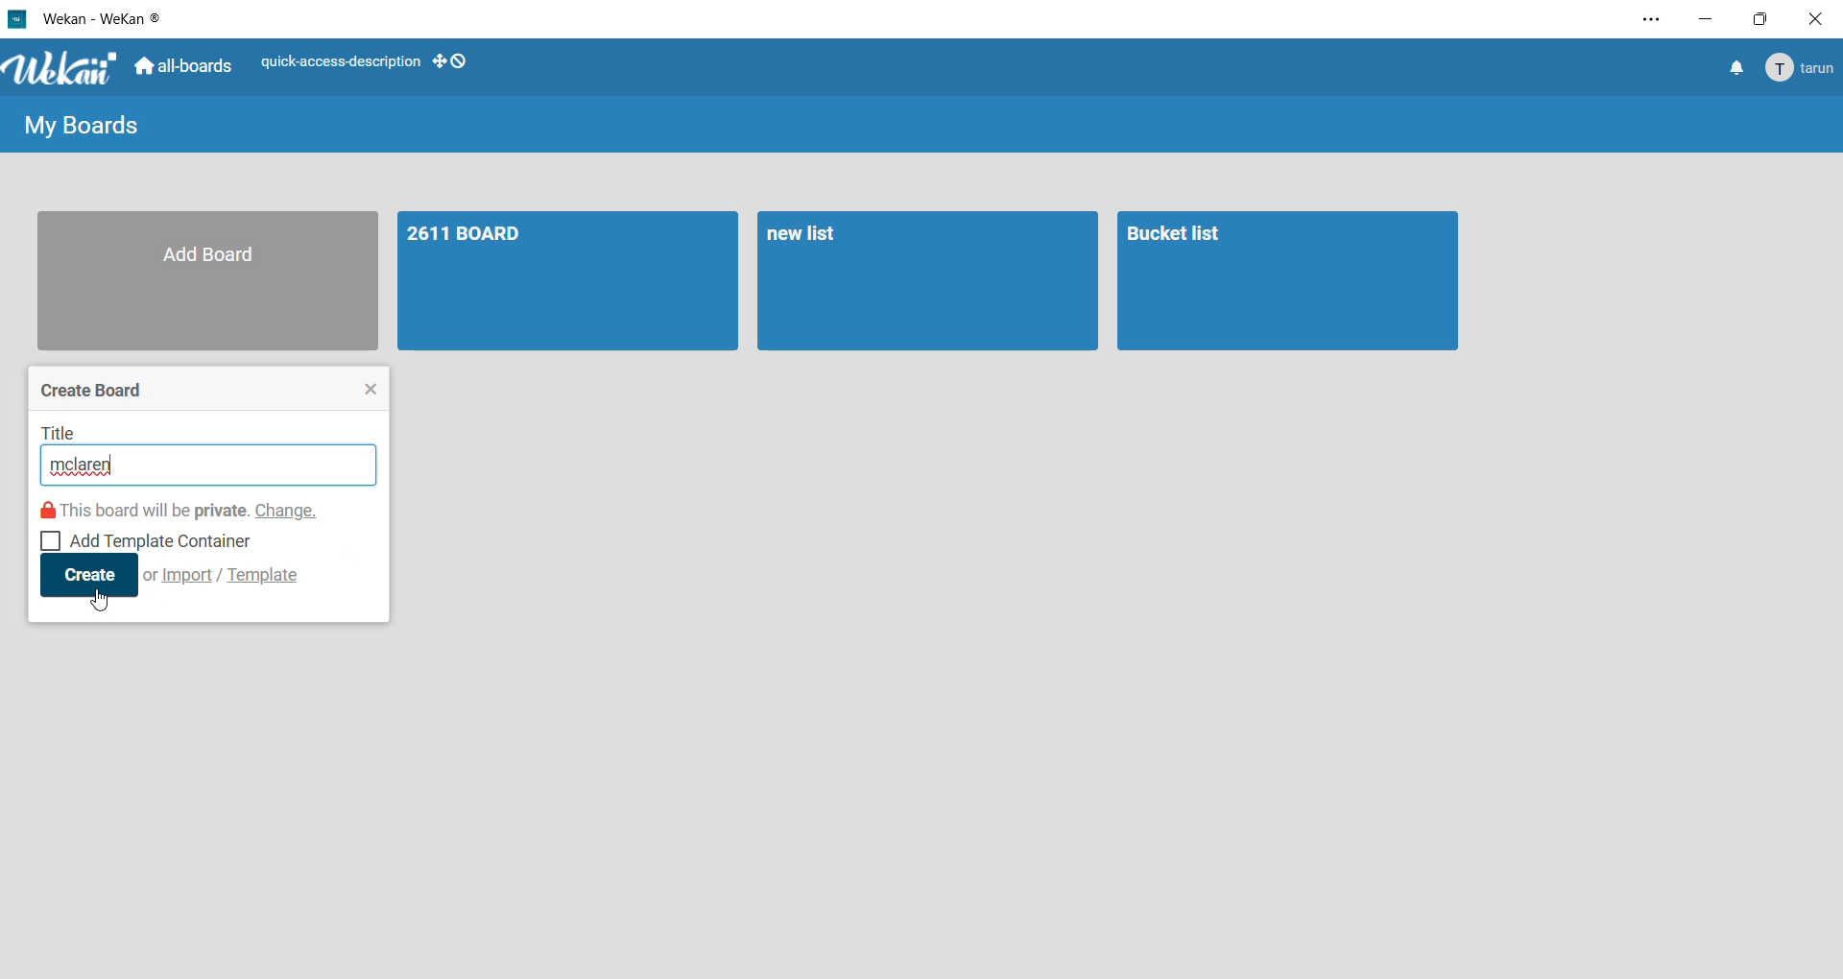 Image resolution: width=1843 pixels, height=979 pixels. Describe the element at coordinates (87, 576) in the screenshot. I see `create` at that location.